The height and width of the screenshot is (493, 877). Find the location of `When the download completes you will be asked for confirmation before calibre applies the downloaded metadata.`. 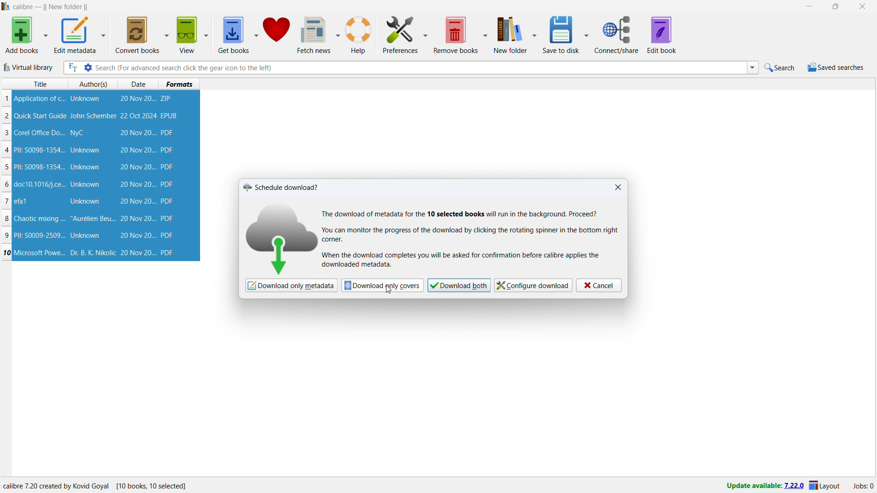

When the download completes you will be asked for confirmation before calibre applies the downloaded metadata. is located at coordinates (463, 260).